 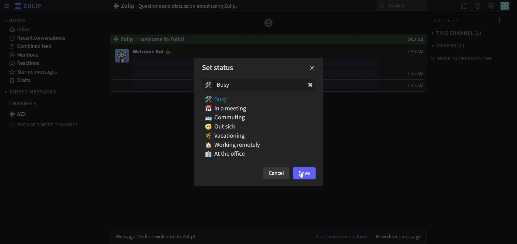 I want to click on mentions, so click(x=25, y=55).